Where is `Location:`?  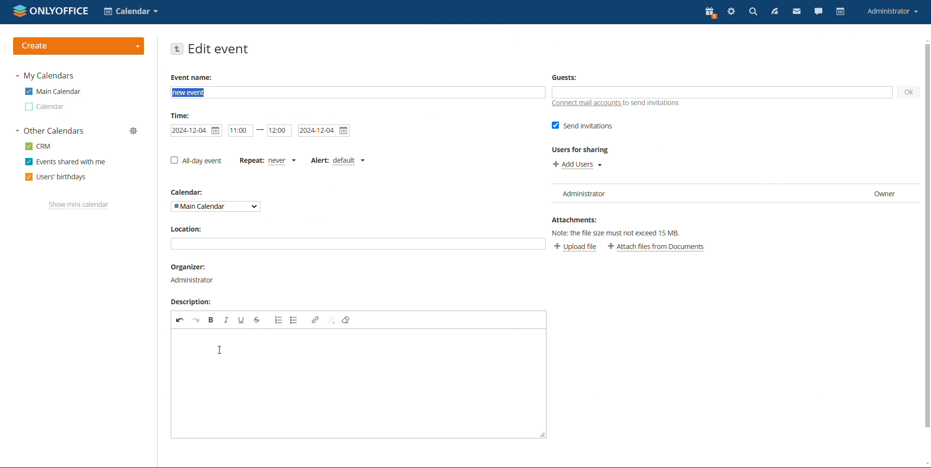
Location: is located at coordinates (188, 228).